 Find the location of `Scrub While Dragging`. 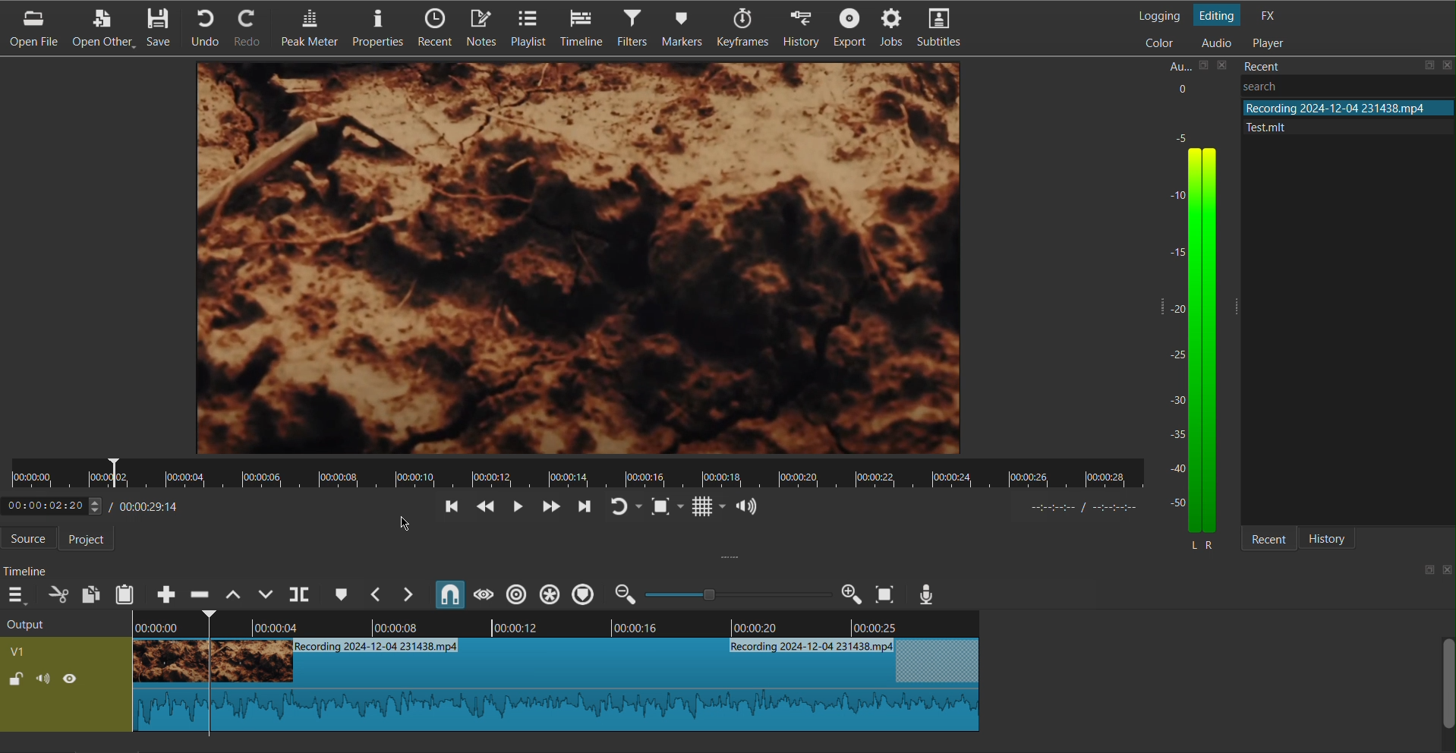

Scrub While Dragging is located at coordinates (481, 594).